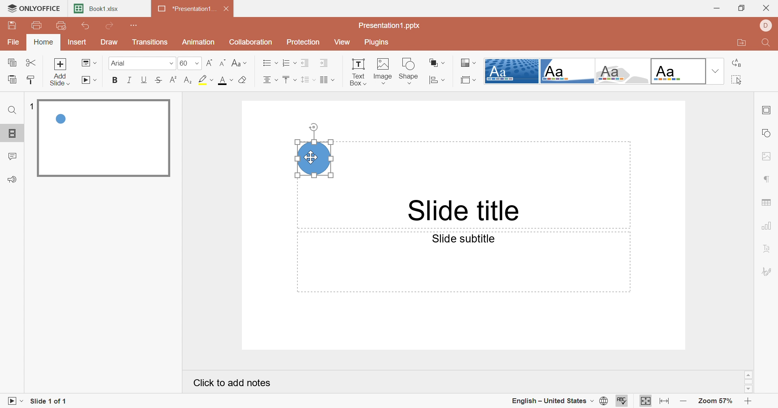 The height and width of the screenshot is (408, 778). What do you see at coordinates (605, 401) in the screenshot?
I see `Set document language` at bounding box center [605, 401].